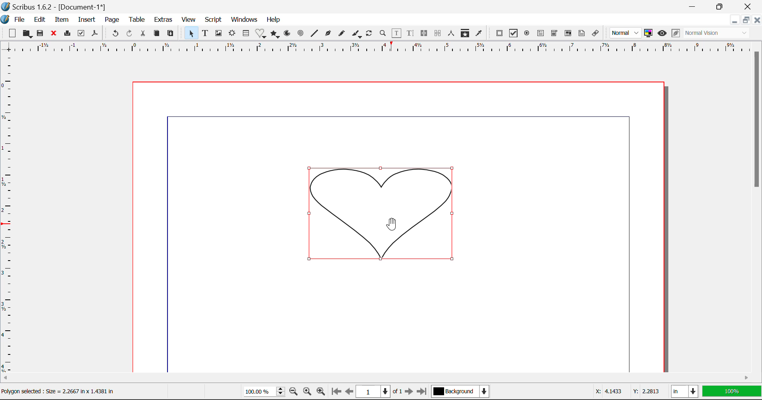  Describe the element at coordinates (287, 33) in the screenshot. I see `Arcs` at that location.